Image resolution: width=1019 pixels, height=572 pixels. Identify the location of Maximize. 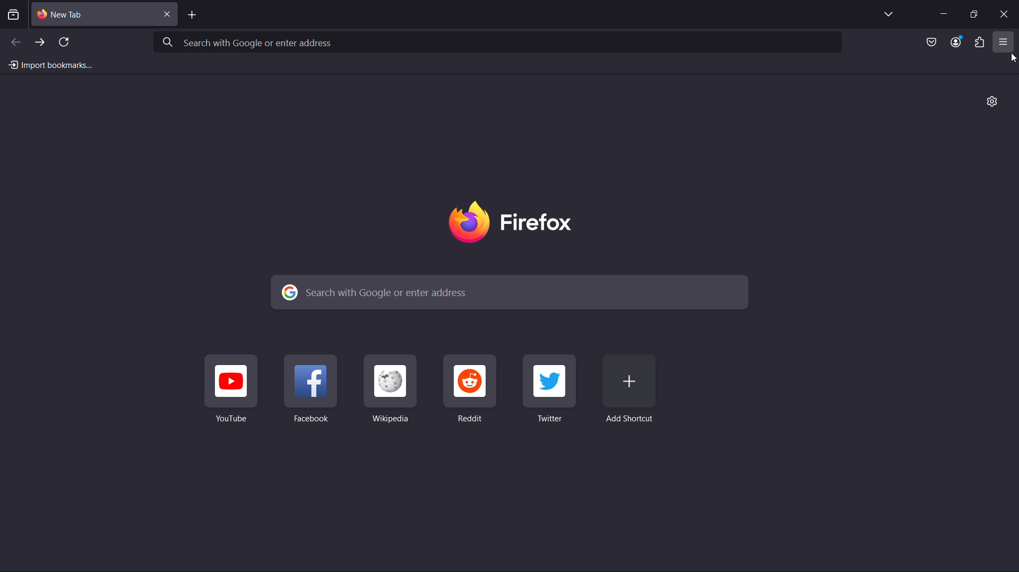
(977, 13).